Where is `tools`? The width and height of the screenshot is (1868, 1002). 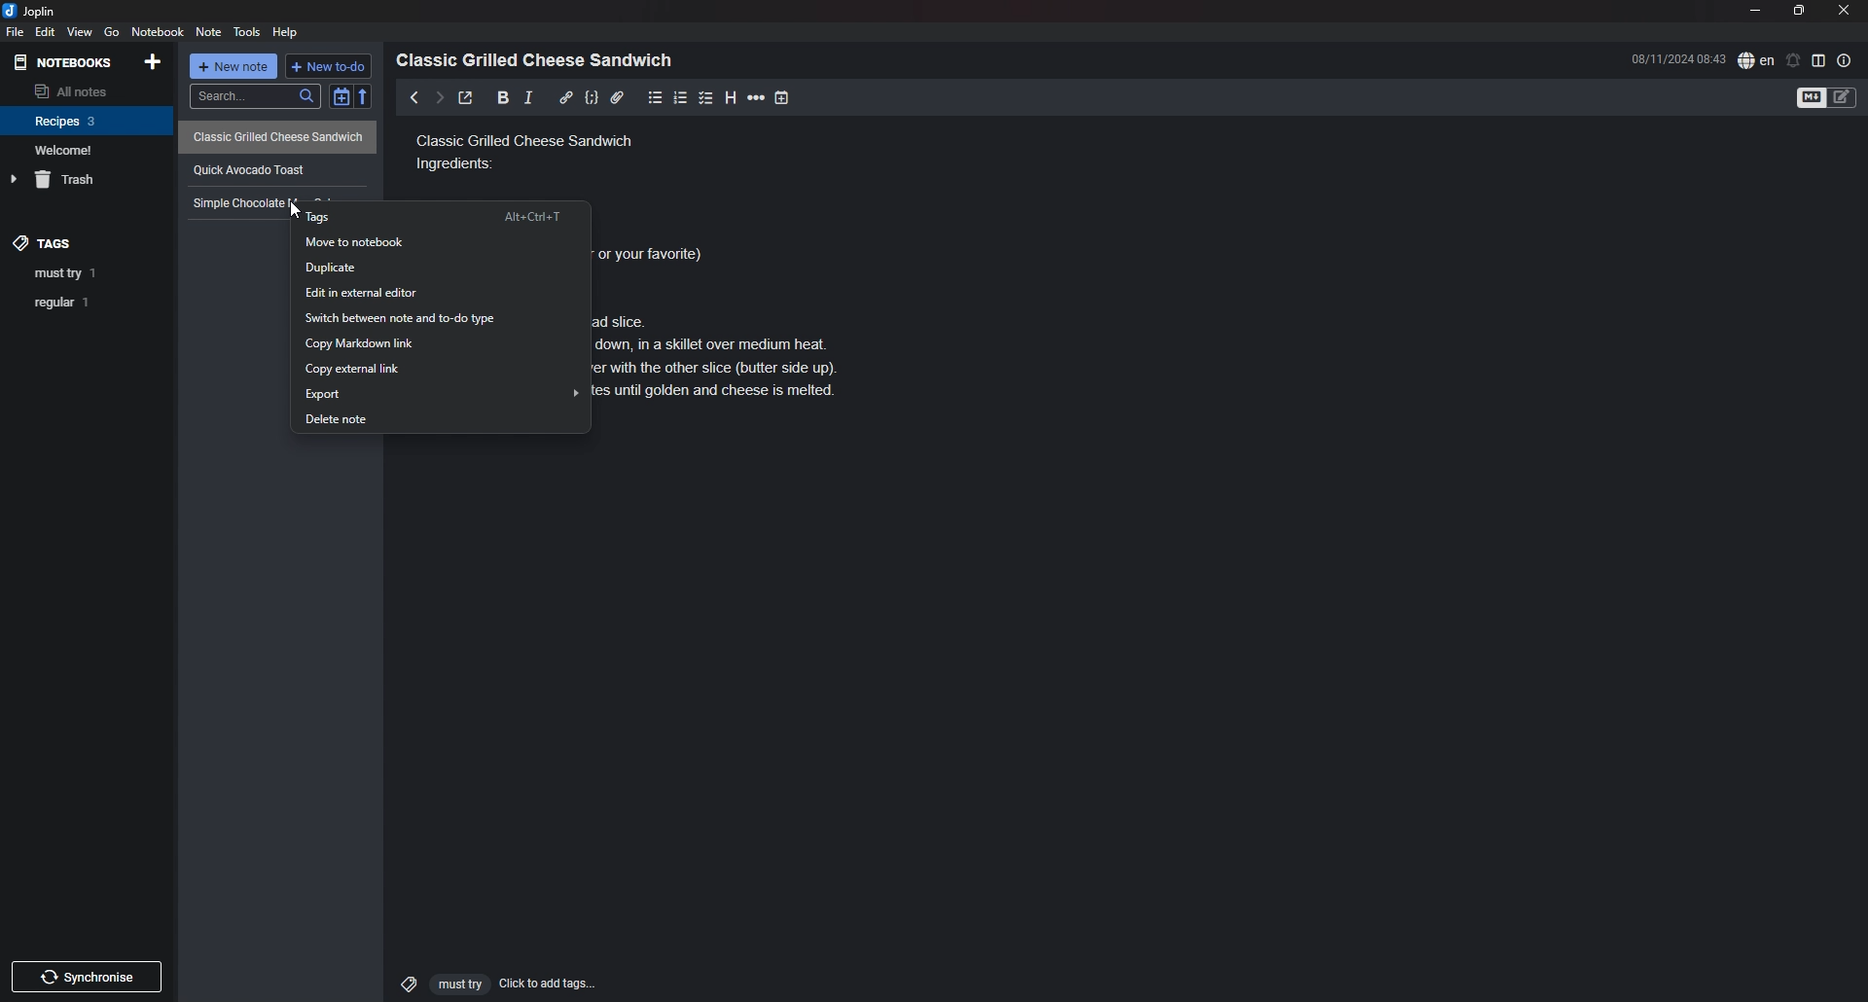
tools is located at coordinates (249, 32).